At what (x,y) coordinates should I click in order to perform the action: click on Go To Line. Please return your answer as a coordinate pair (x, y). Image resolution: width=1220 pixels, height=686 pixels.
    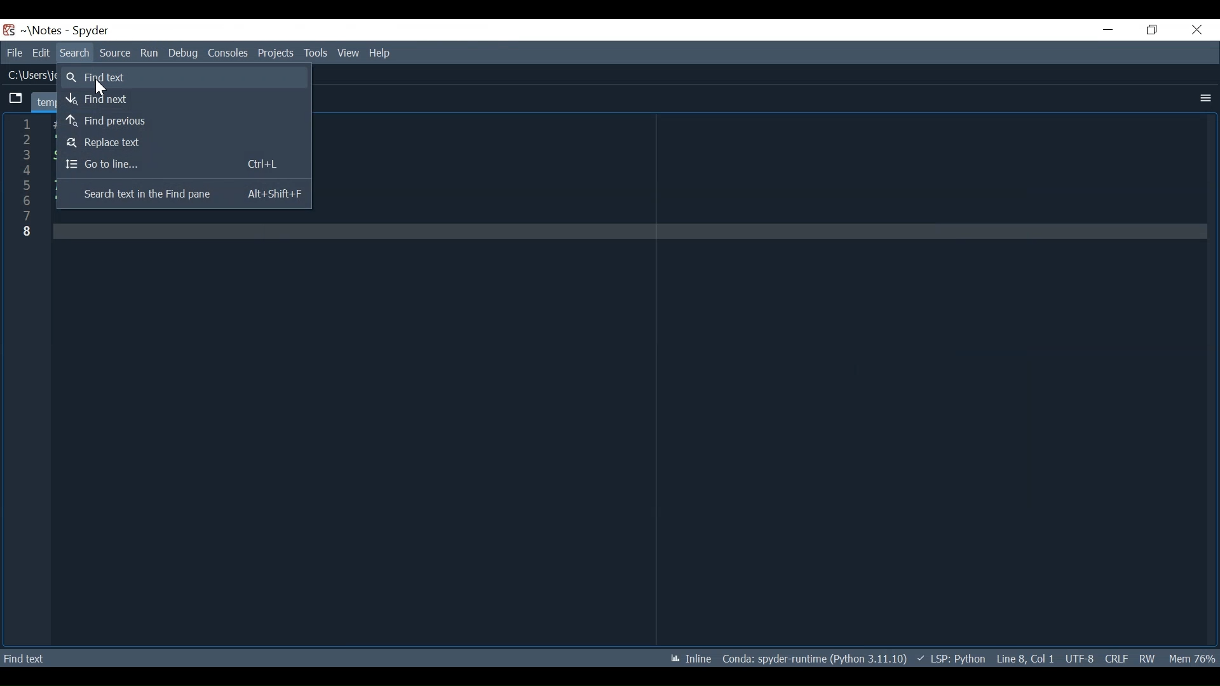
    Looking at the image, I should click on (180, 165).